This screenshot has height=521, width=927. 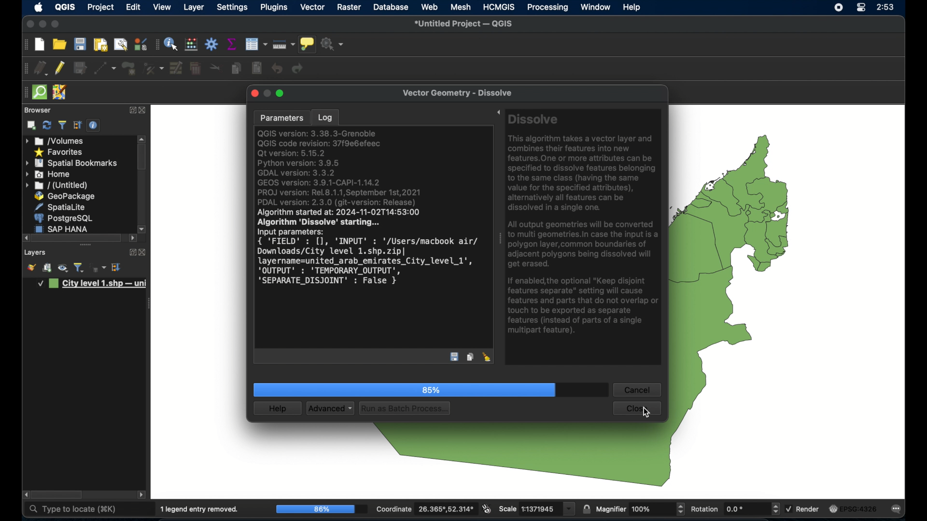 What do you see at coordinates (49, 174) in the screenshot?
I see `home` at bounding box center [49, 174].